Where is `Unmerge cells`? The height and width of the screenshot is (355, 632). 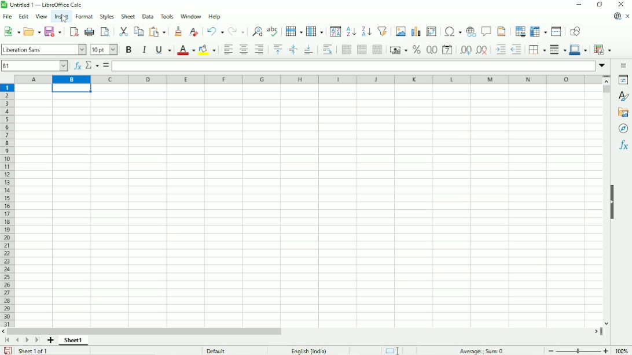 Unmerge cells is located at coordinates (377, 50).